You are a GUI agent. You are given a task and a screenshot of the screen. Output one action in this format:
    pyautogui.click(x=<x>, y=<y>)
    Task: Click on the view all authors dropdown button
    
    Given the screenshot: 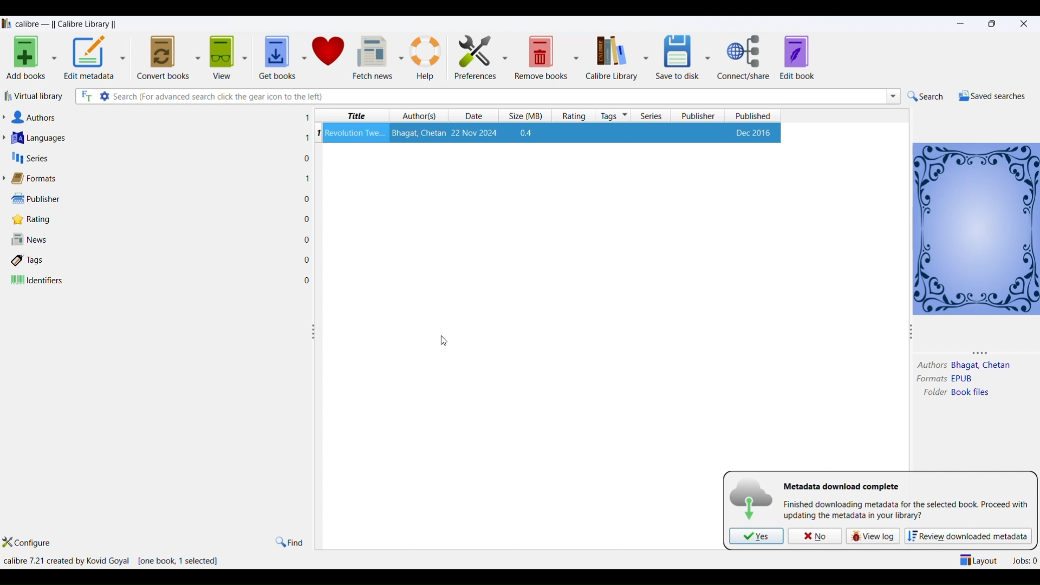 What is the action you would take?
    pyautogui.click(x=6, y=117)
    